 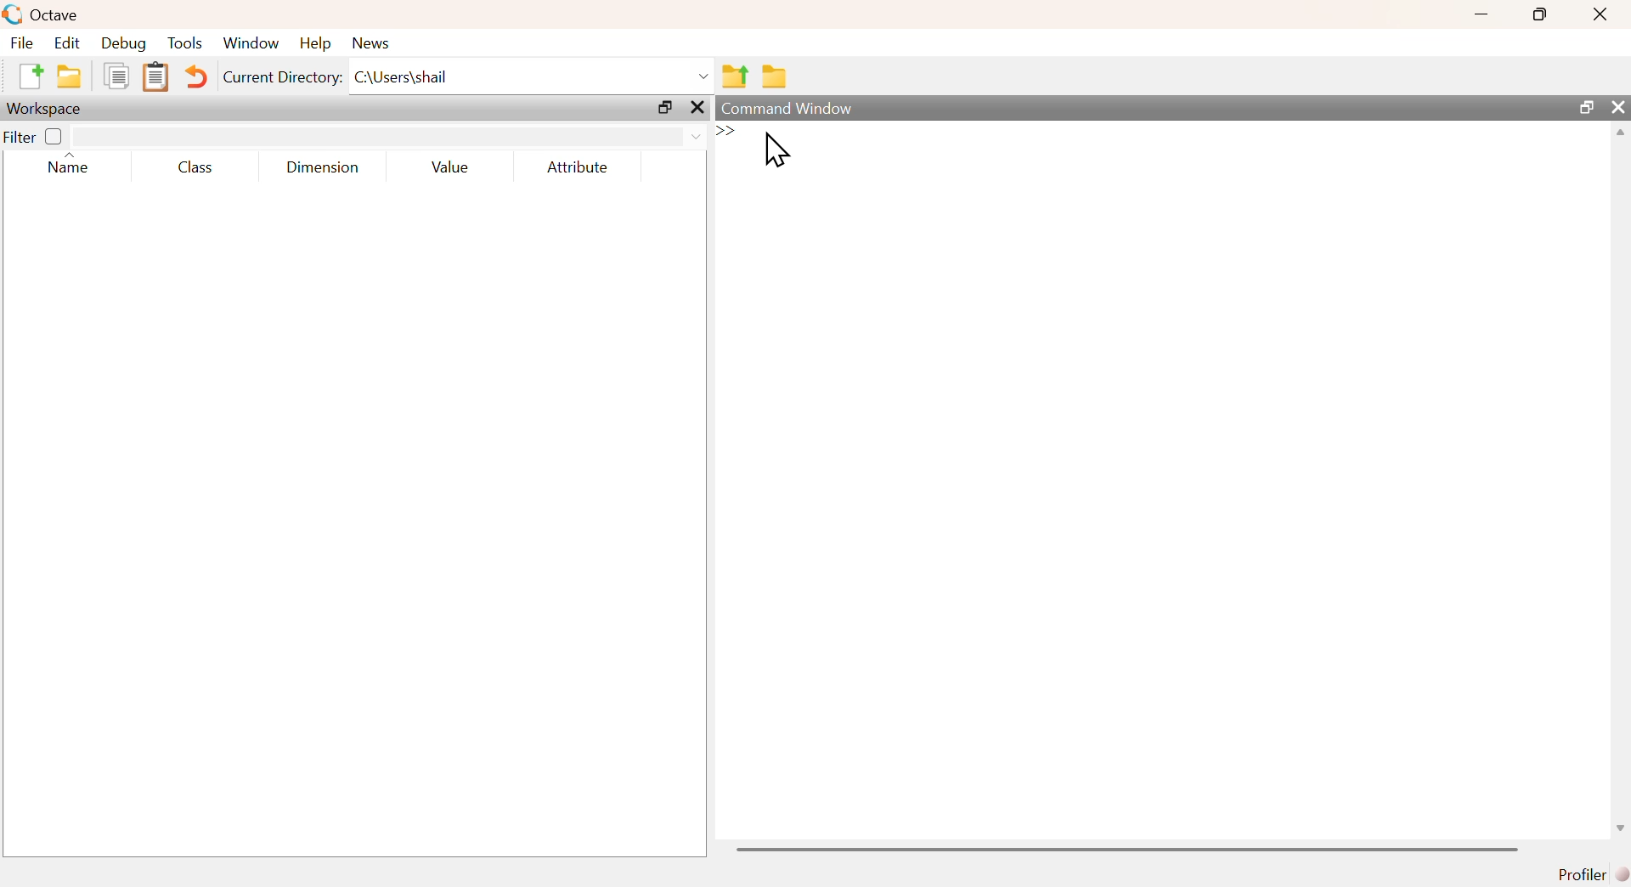 I want to click on profiler, so click(x=1589, y=873).